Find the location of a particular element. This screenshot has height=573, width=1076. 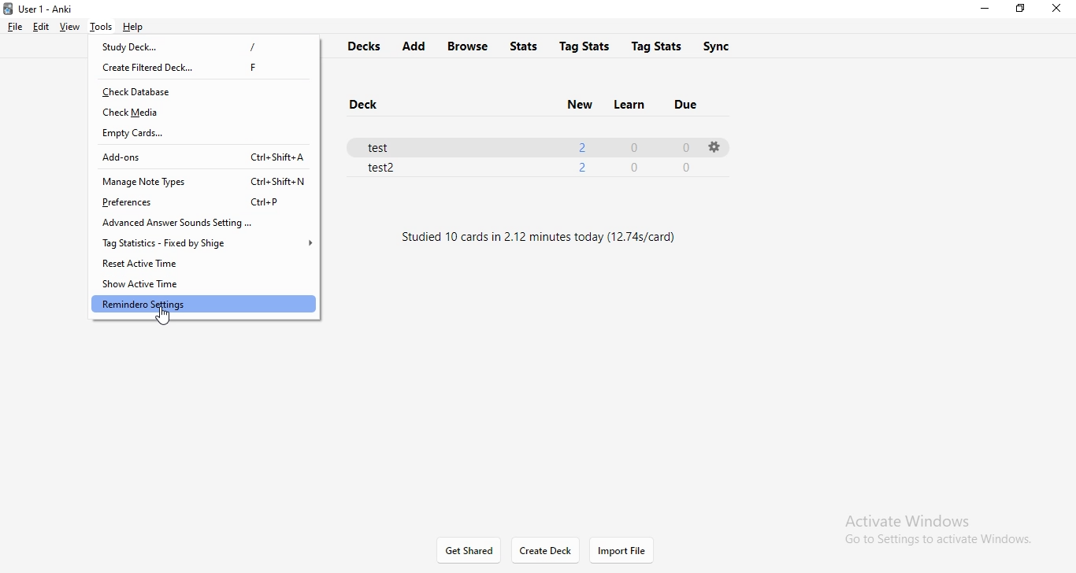

check media is located at coordinates (179, 112).